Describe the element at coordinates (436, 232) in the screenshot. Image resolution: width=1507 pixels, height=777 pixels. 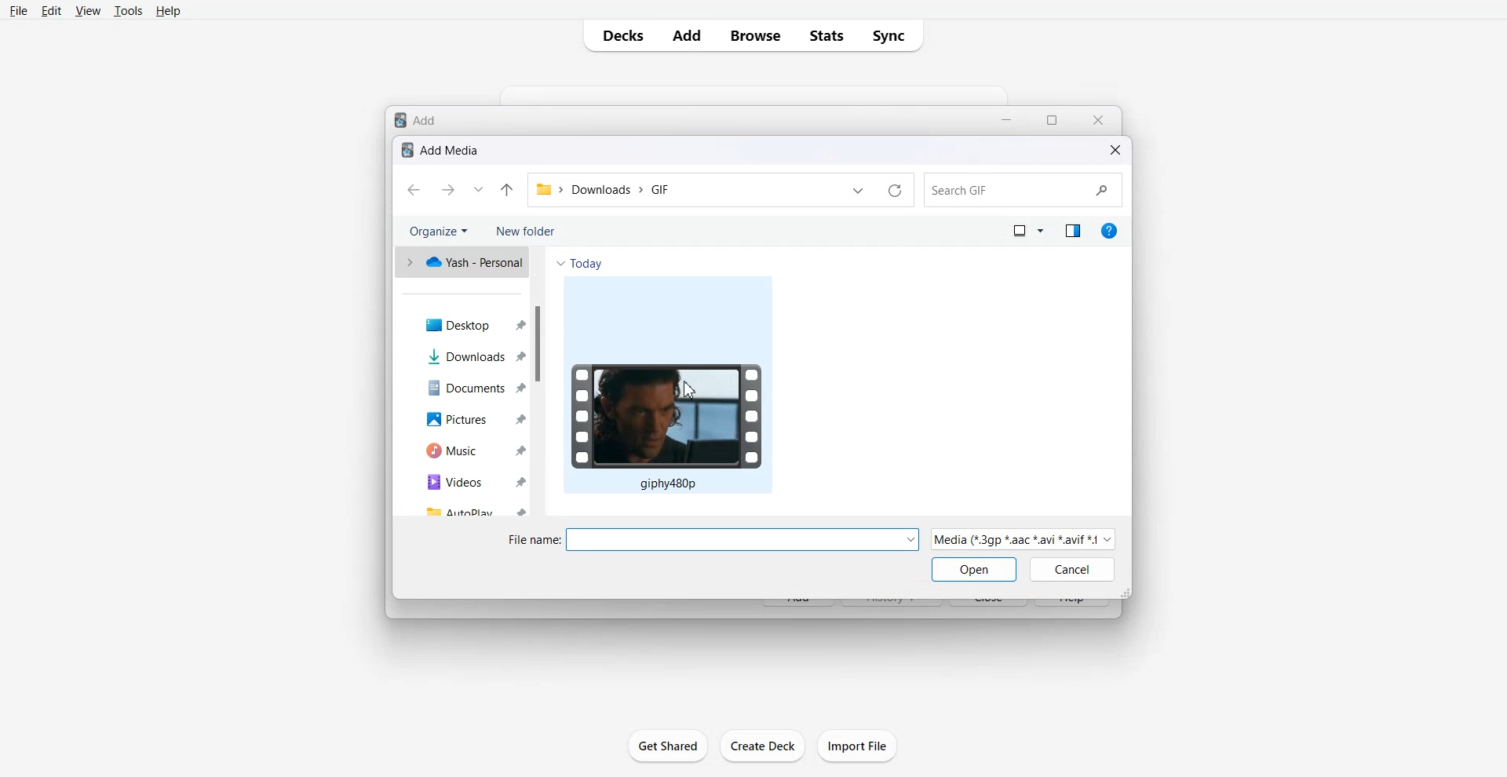
I see `Organize` at that location.